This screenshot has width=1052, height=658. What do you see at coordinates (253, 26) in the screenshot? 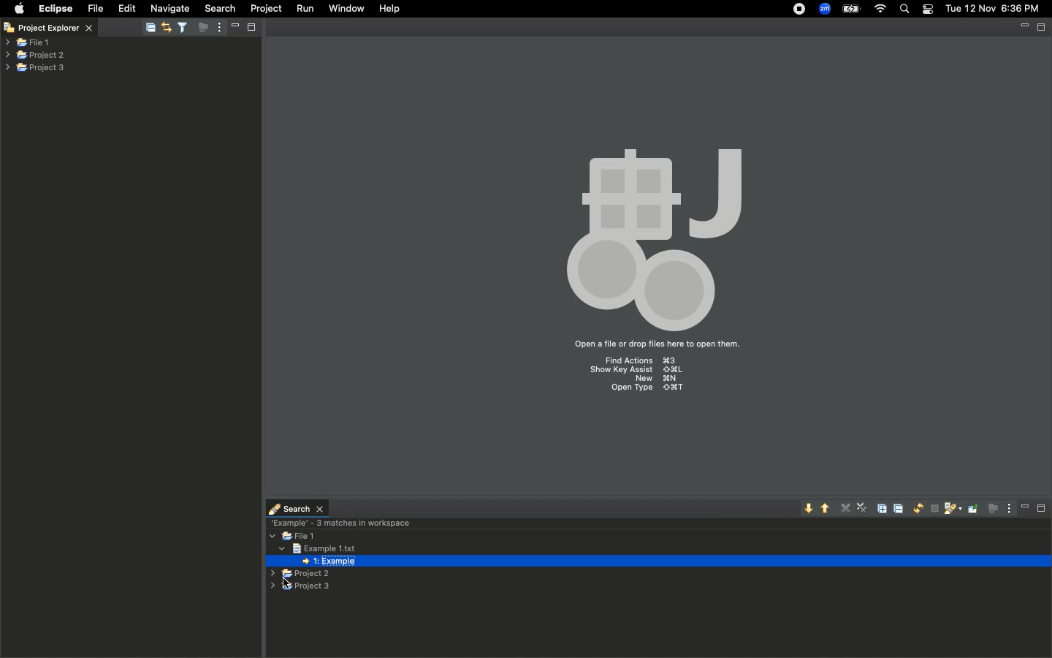
I see `maximize` at bounding box center [253, 26].